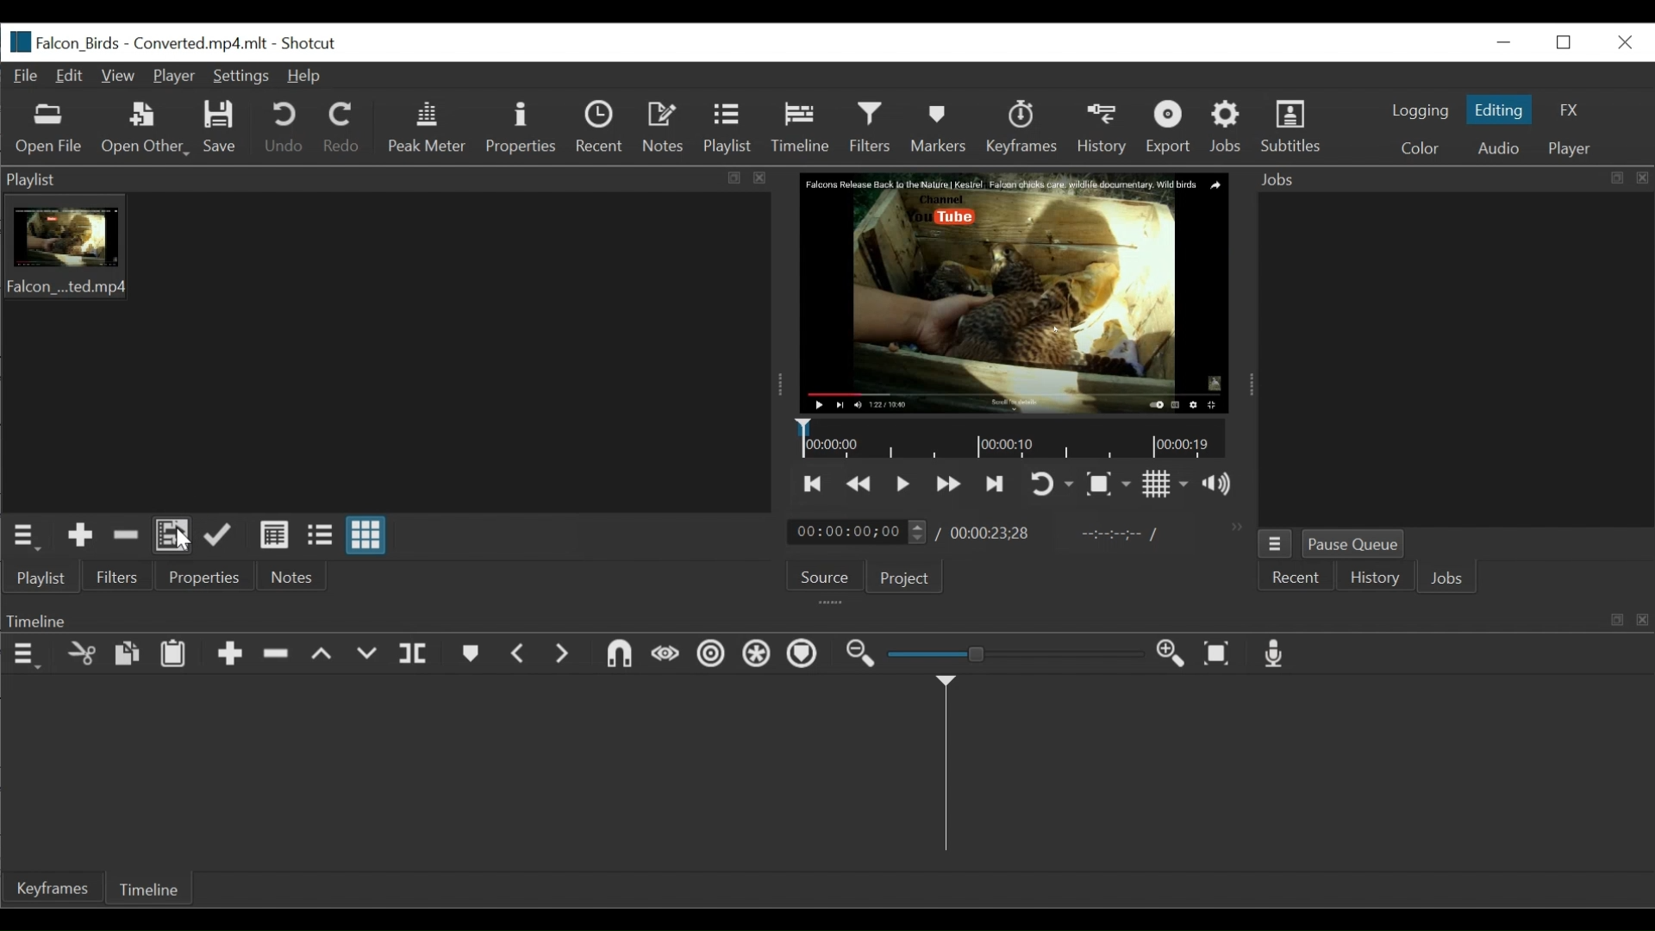 The width and height of the screenshot is (1655, 931). I want to click on In point, so click(1120, 536).